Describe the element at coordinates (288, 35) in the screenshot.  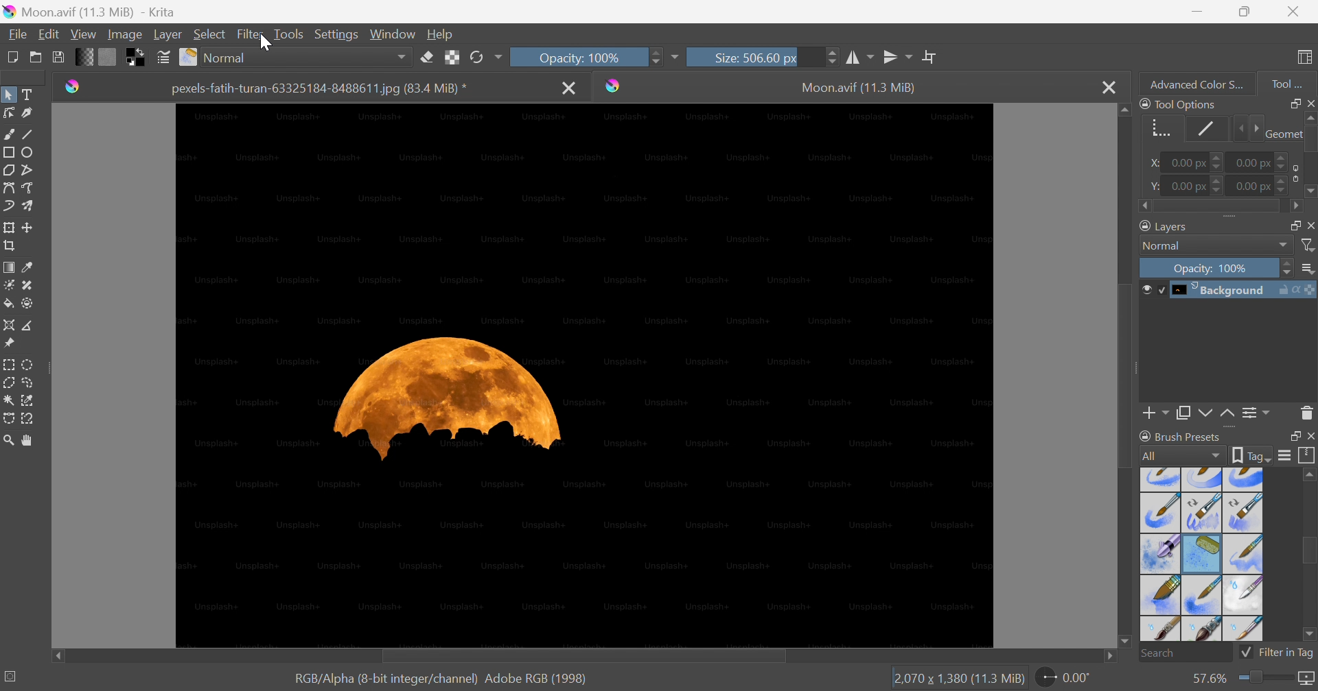
I see `Tools` at that location.